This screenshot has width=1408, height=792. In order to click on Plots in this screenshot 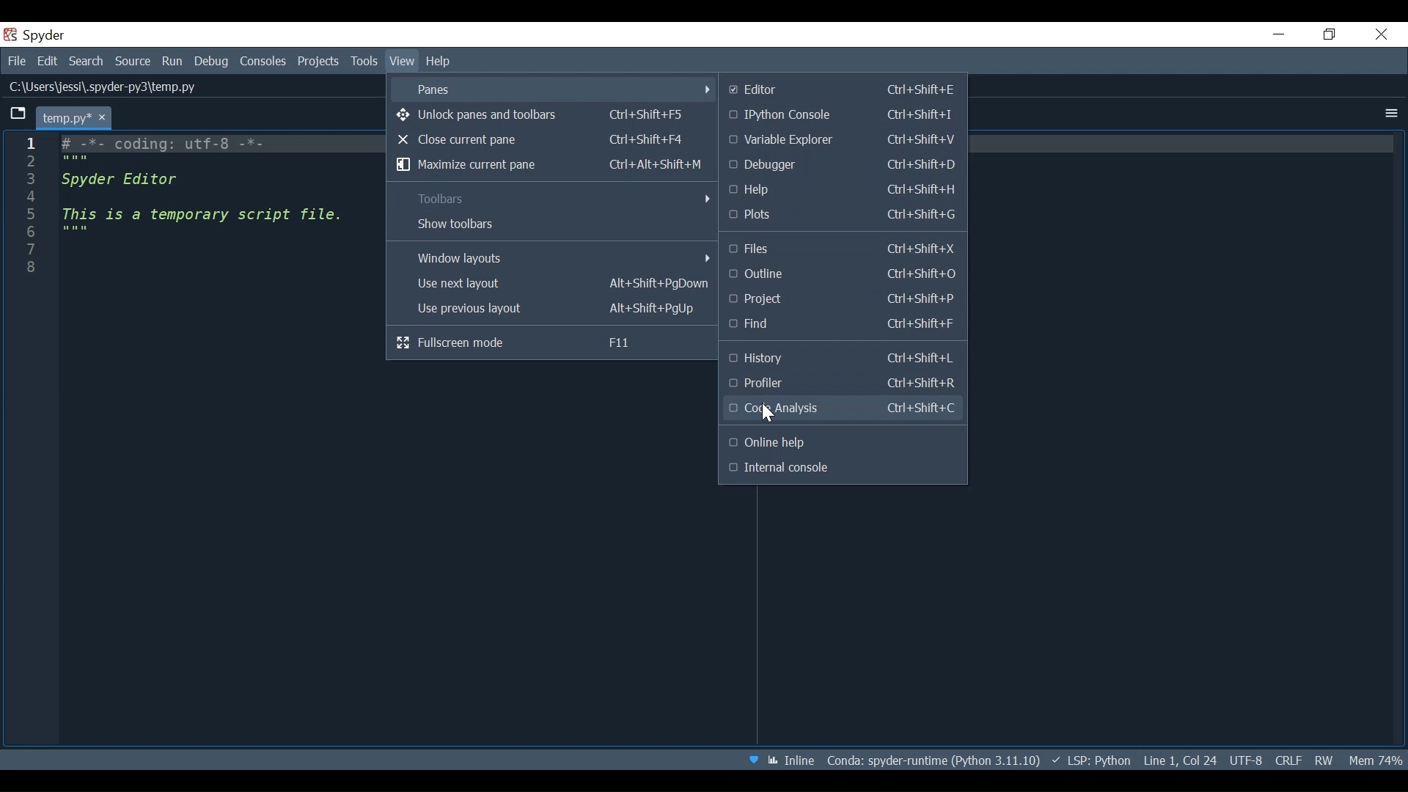, I will do `click(843, 216)`.